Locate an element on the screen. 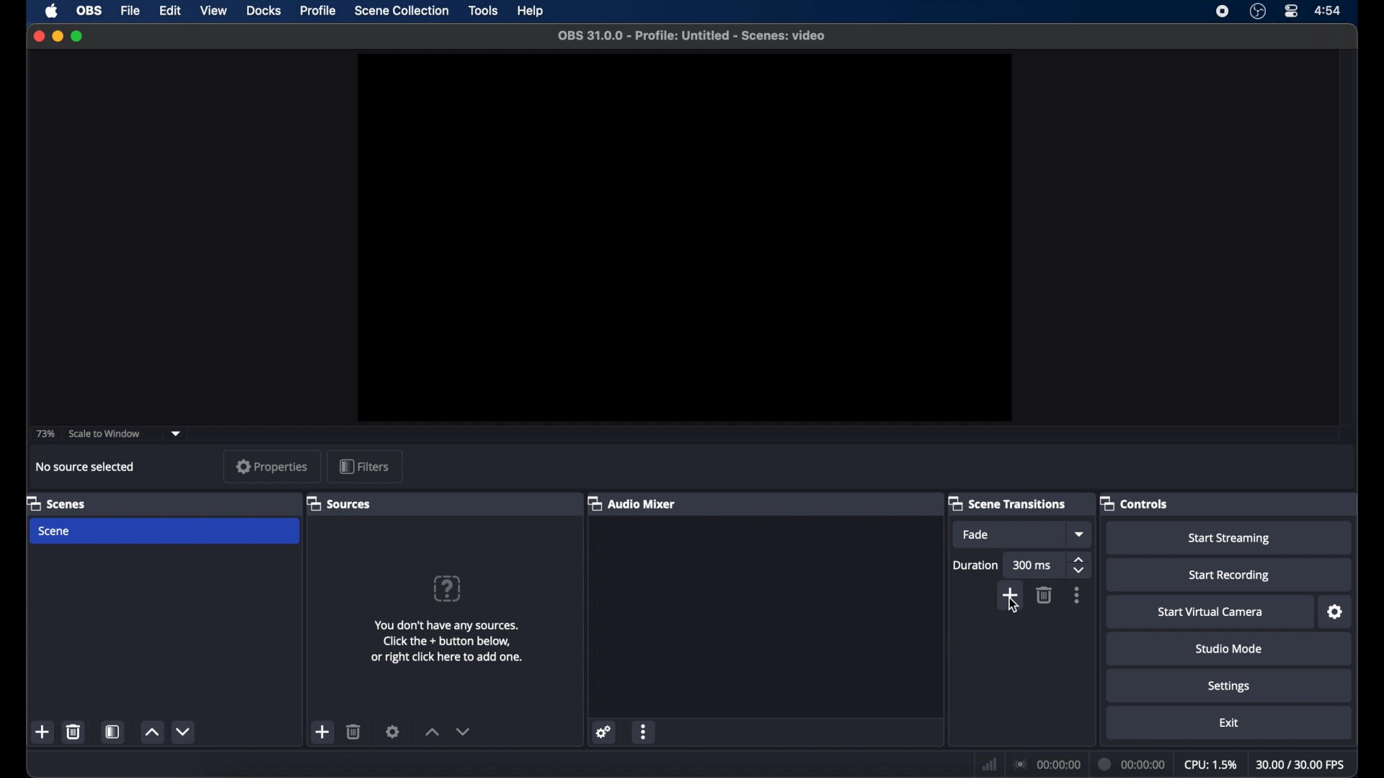  scale to window is located at coordinates (105, 434).